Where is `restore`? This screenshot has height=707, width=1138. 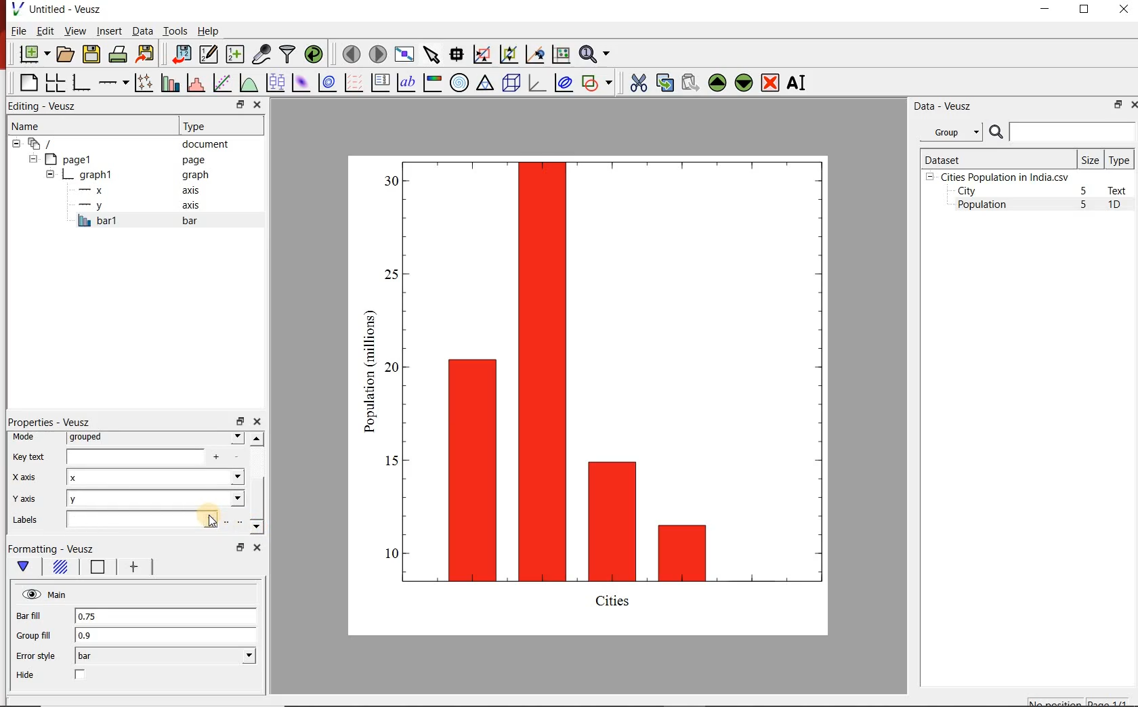
restore is located at coordinates (1118, 104).